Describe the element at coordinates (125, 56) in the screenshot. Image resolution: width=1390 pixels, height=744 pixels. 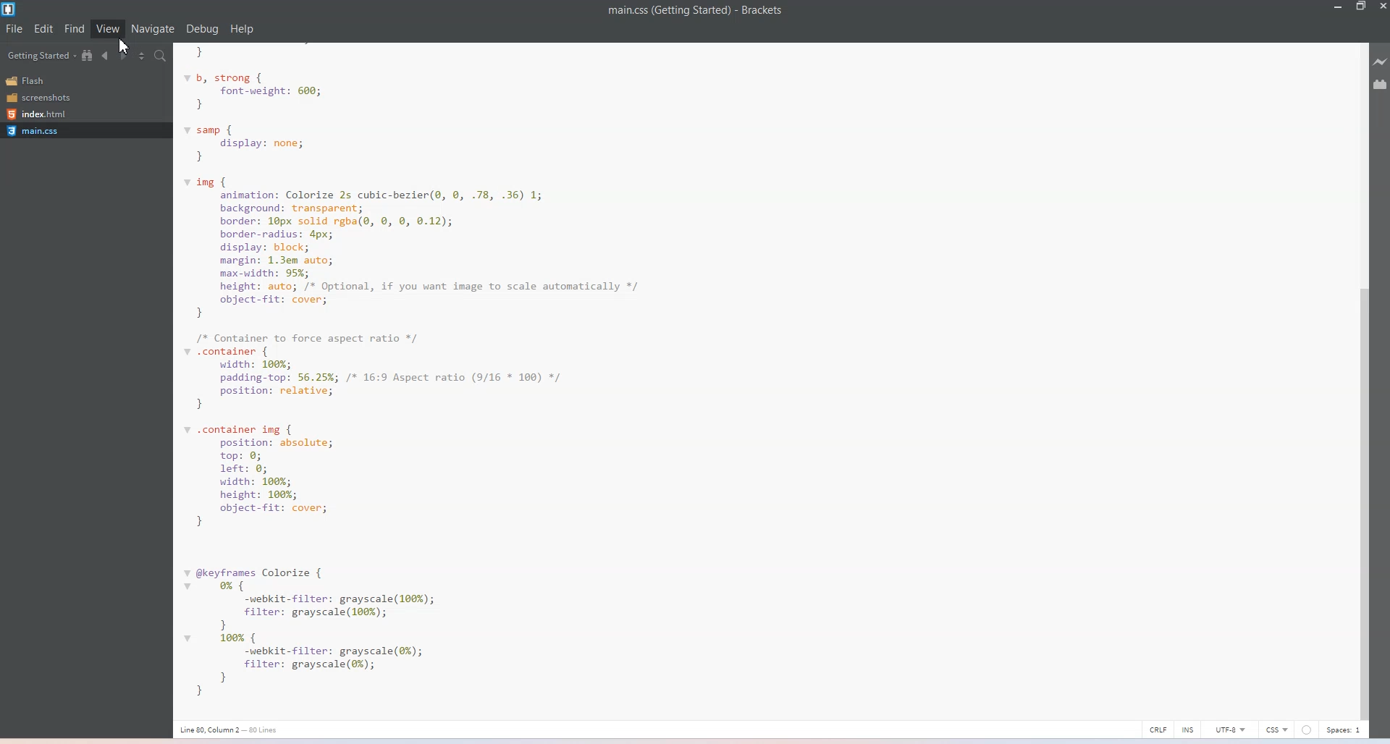
I see `Navigate Forwards` at that location.